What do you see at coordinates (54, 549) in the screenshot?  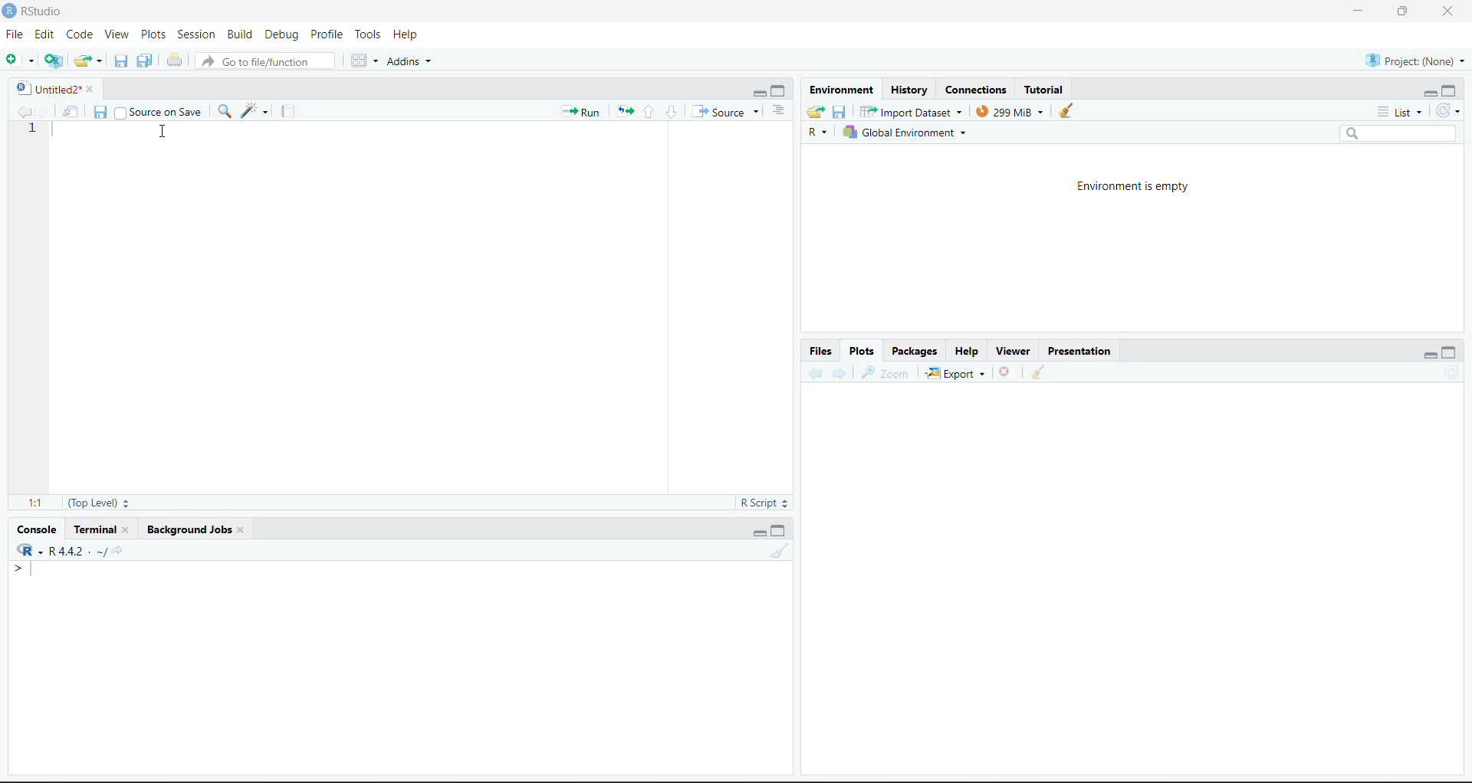 I see `R 4.4.2` at bounding box center [54, 549].